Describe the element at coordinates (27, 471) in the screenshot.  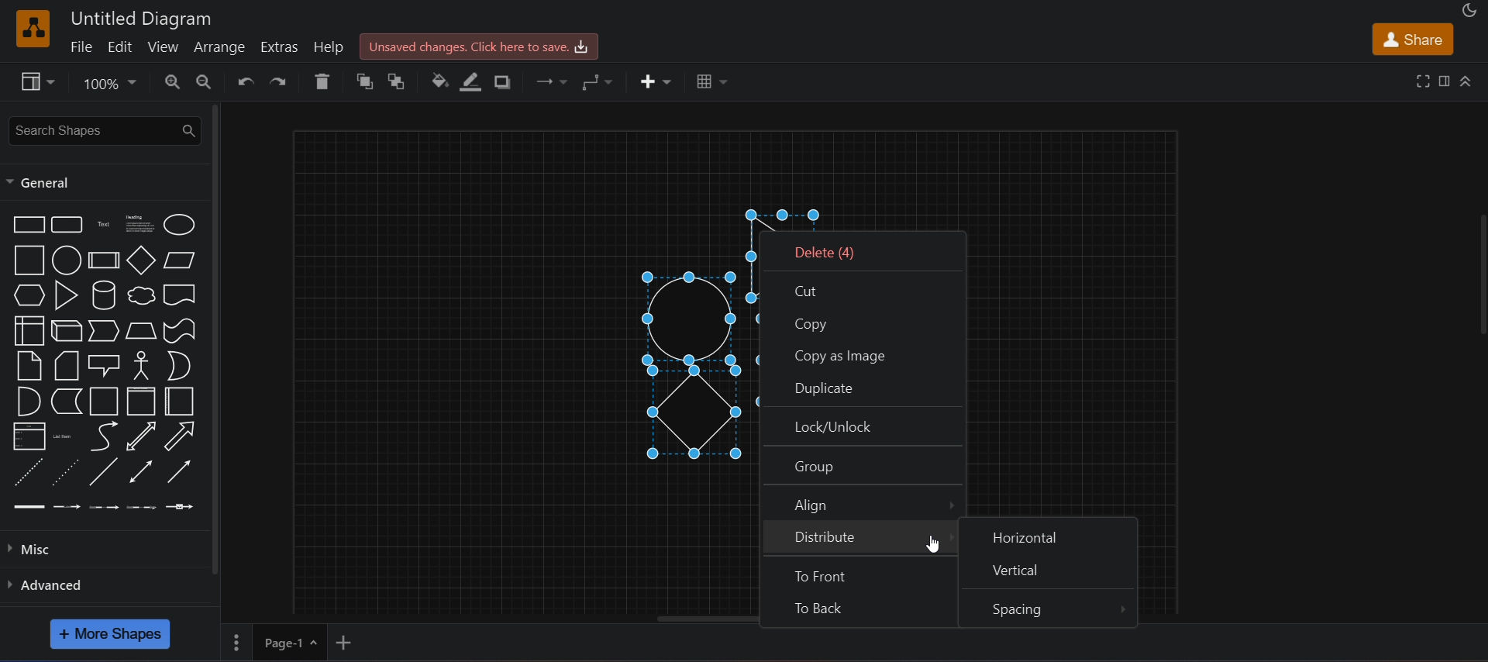
I see `dashed line` at that location.